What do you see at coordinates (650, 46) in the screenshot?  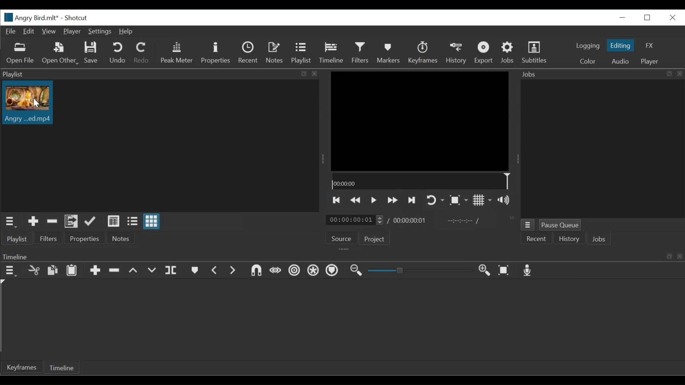 I see `FX` at bounding box center [650, 46].